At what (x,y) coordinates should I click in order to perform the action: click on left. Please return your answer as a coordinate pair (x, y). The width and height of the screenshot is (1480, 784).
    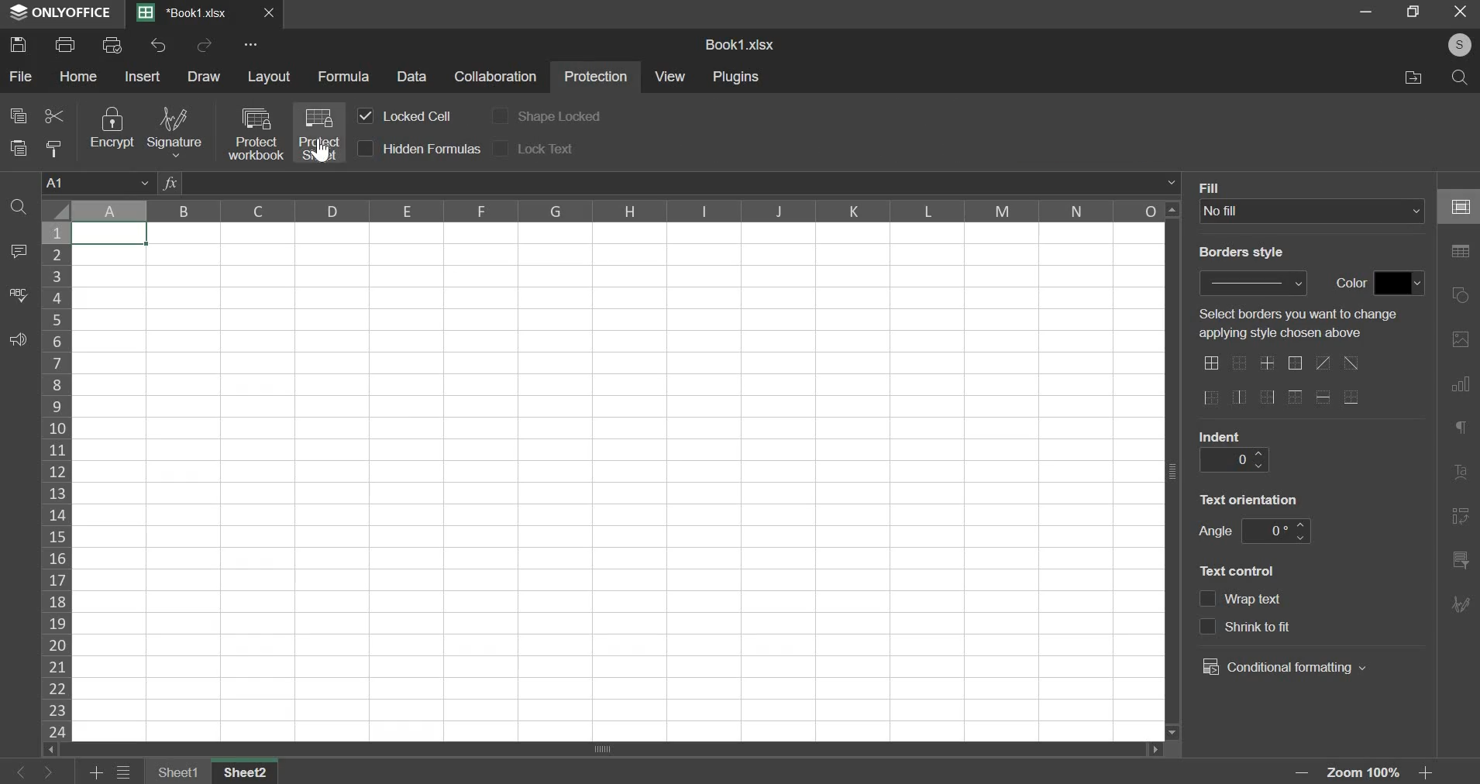
    Looking at the image, I should click on (23, 773).